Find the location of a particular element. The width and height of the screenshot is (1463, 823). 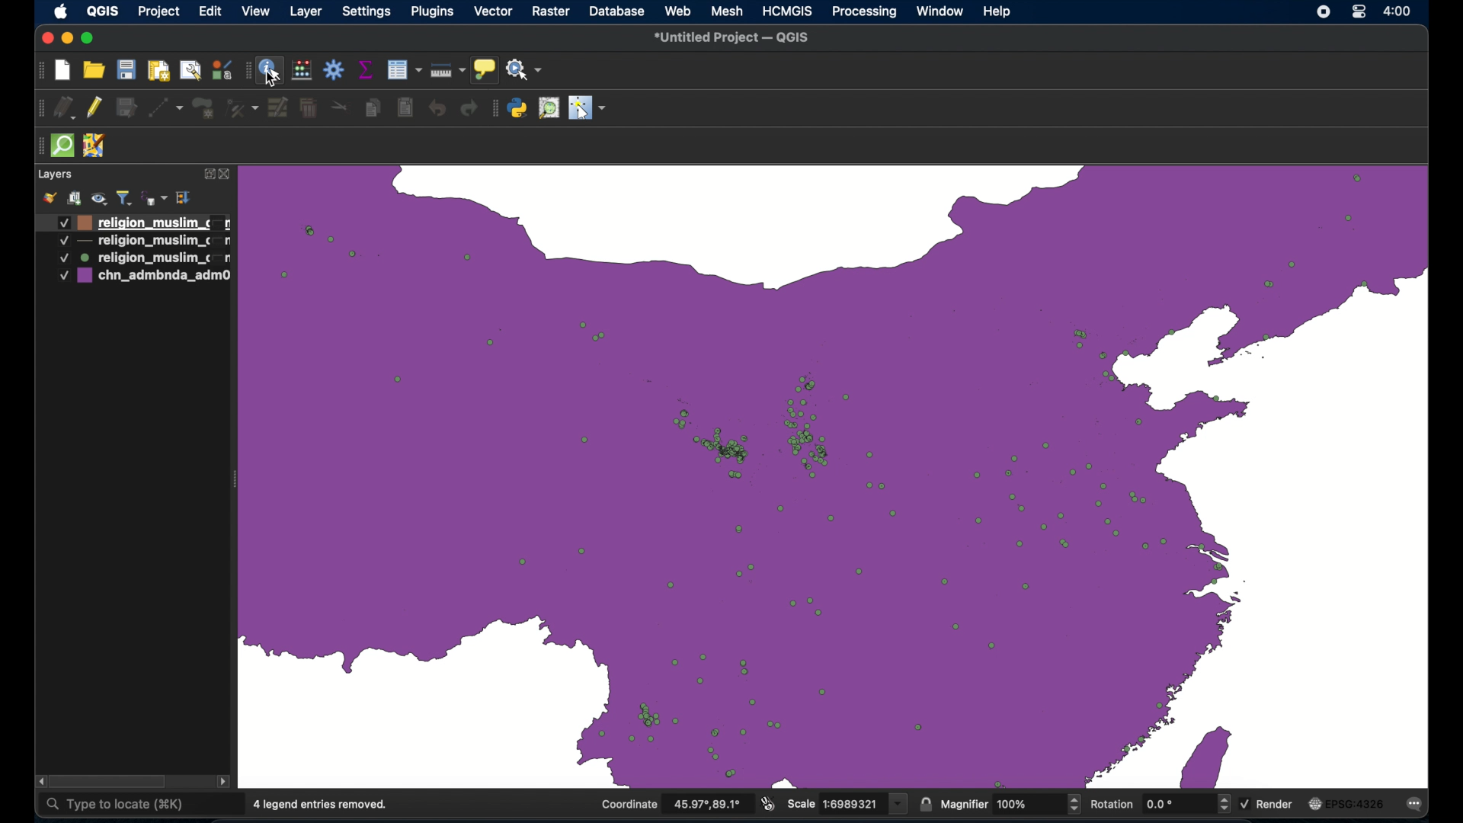

layer 2 is located at coordinates (142, 258).